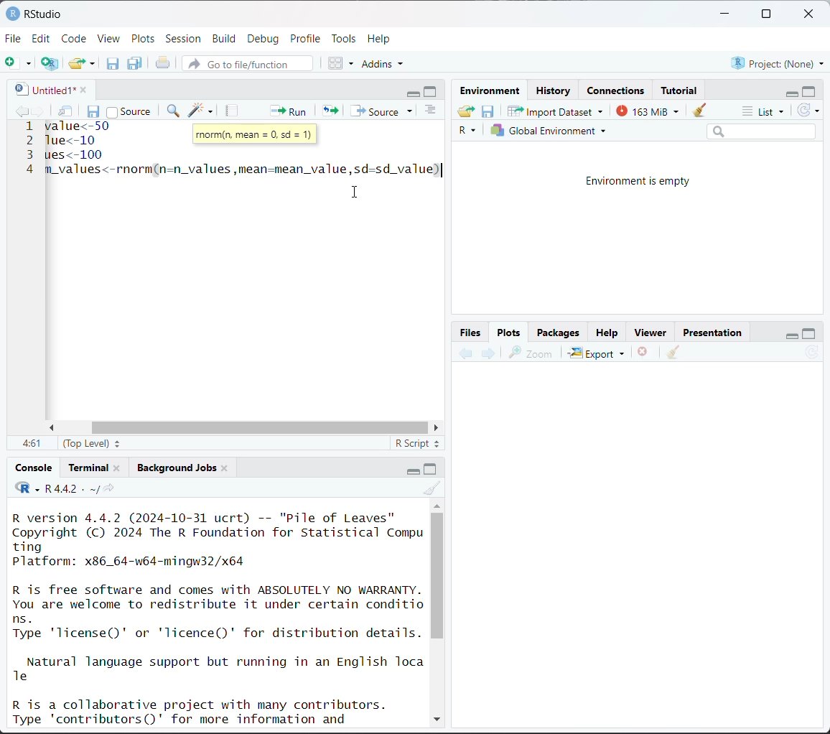  What do you see at coordinates (34, 13) in the screenshot?
I see `RStudio` at bounding box center [34, 13].